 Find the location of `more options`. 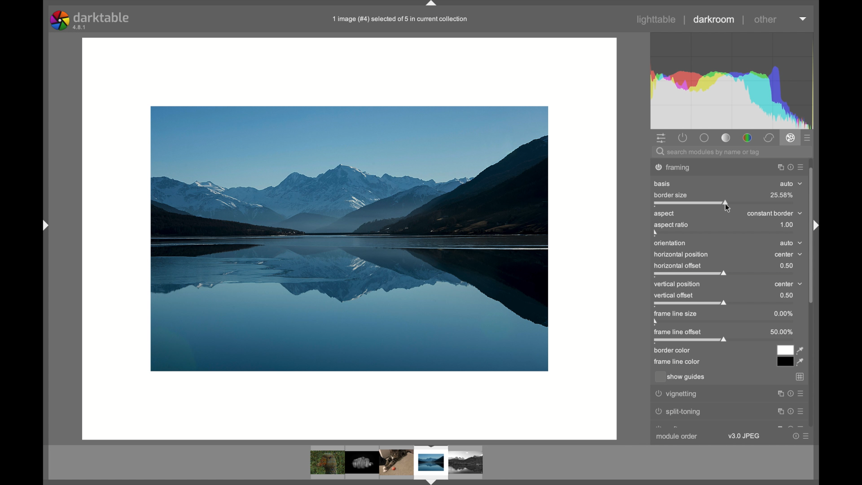

more options is located at coordinates (791, 393).